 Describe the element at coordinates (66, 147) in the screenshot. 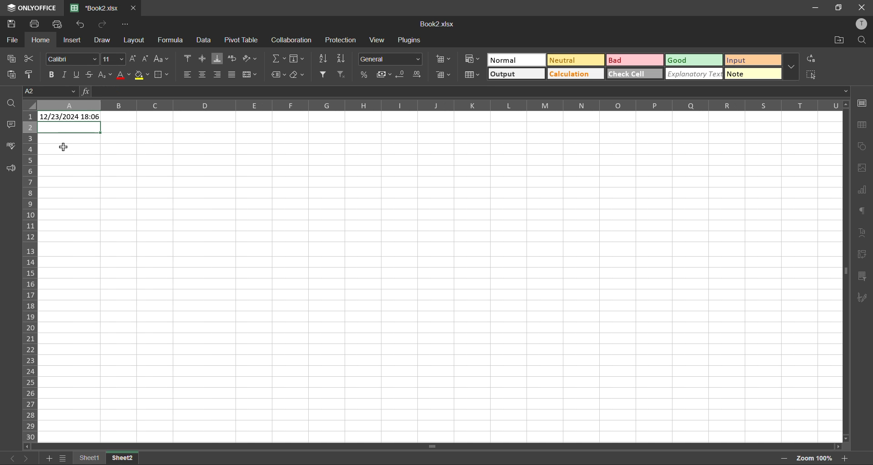

I see `cursor` at that location.